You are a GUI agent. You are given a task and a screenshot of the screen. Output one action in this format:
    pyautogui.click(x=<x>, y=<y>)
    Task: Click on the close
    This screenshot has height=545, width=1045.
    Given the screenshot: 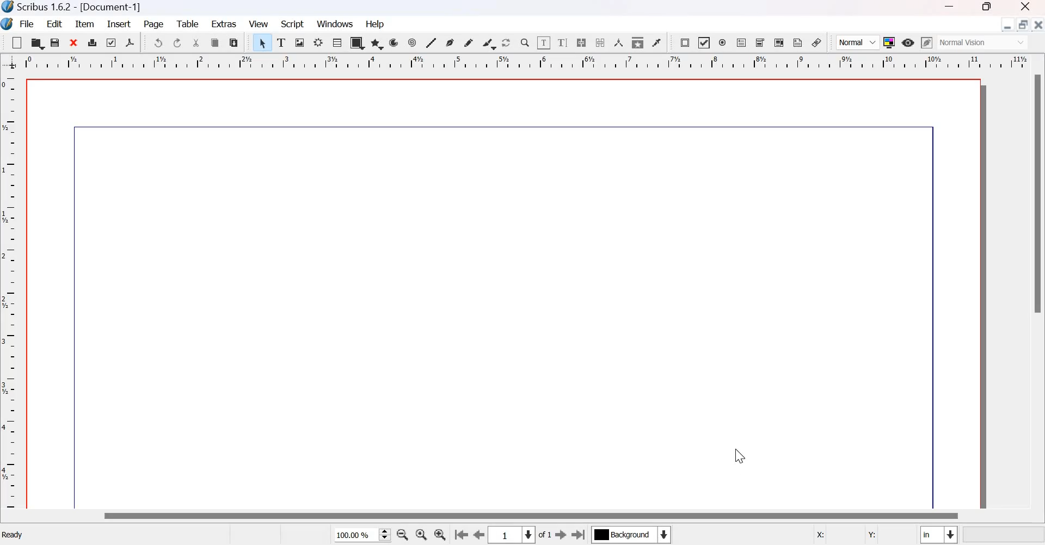 What is the action you would take?
    pyautogui.click(x=1028, y=7)
    